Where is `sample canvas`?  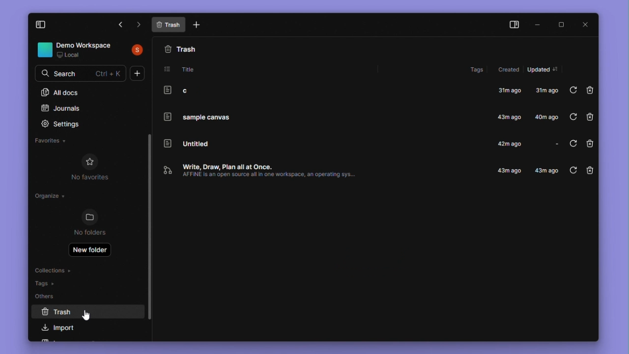 sample canvas is located at coordinates (195, 117).